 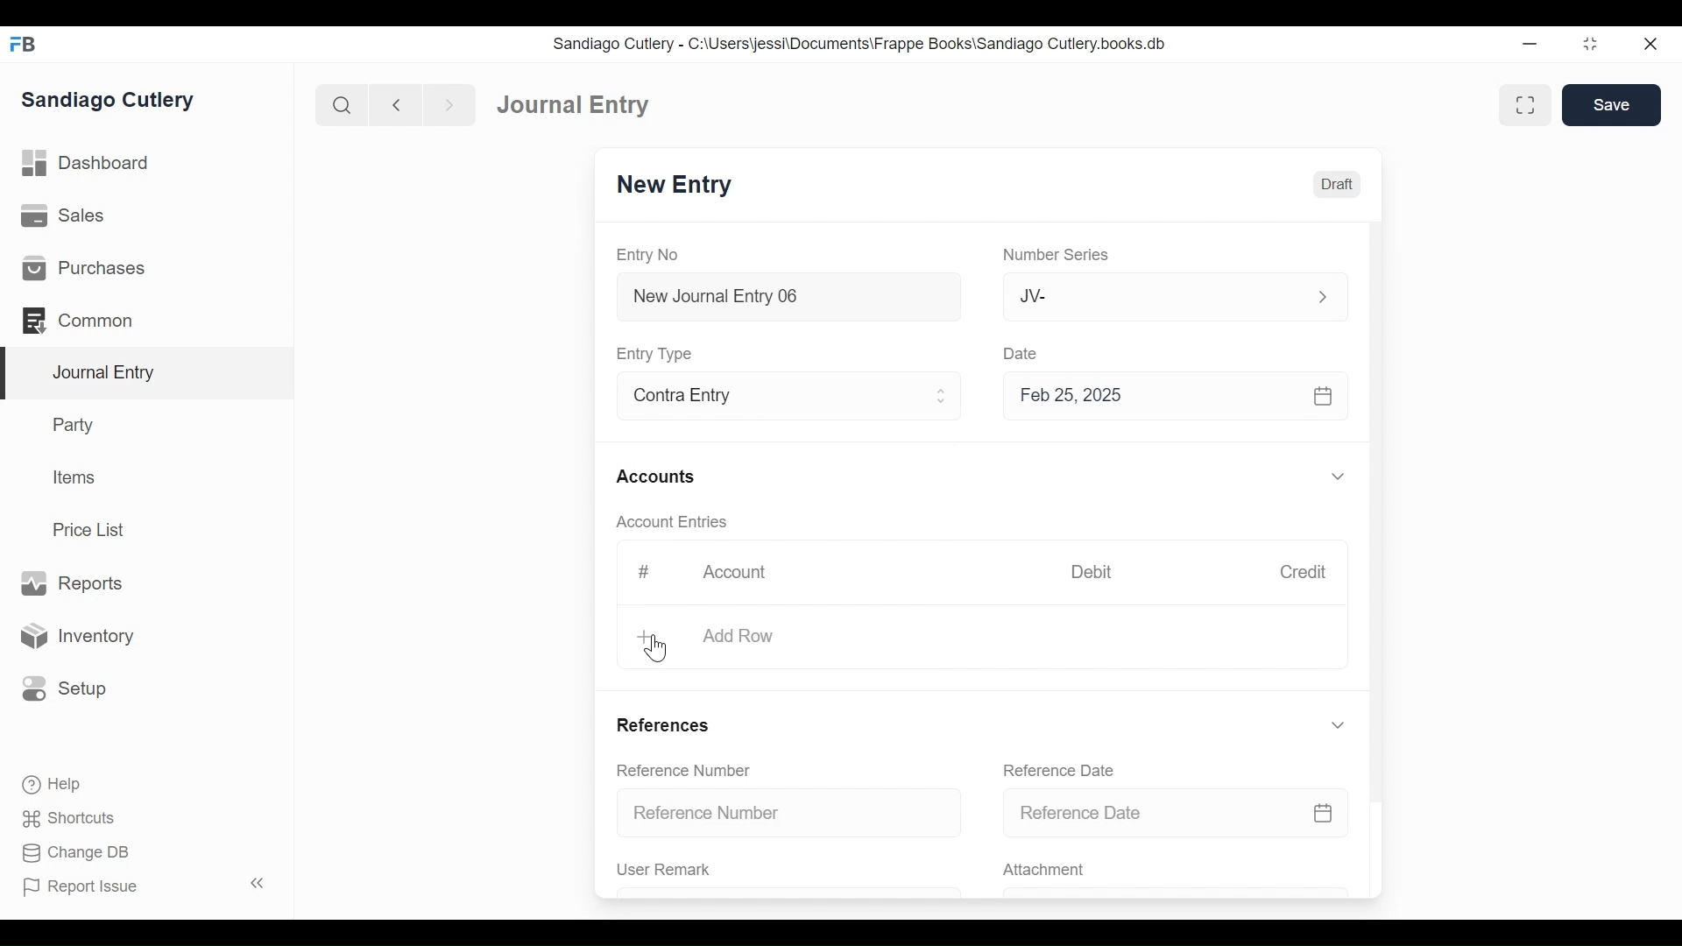 I want to click on Debit, so click(x=1092, y=572).